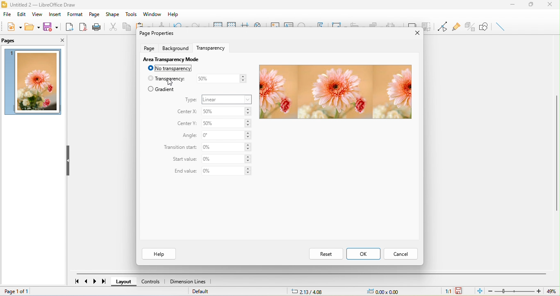 The height and width of the screenshot is (296, 560). Describe the element at coordinates (228, 112) in the screenshot. I see `50%` at that location.